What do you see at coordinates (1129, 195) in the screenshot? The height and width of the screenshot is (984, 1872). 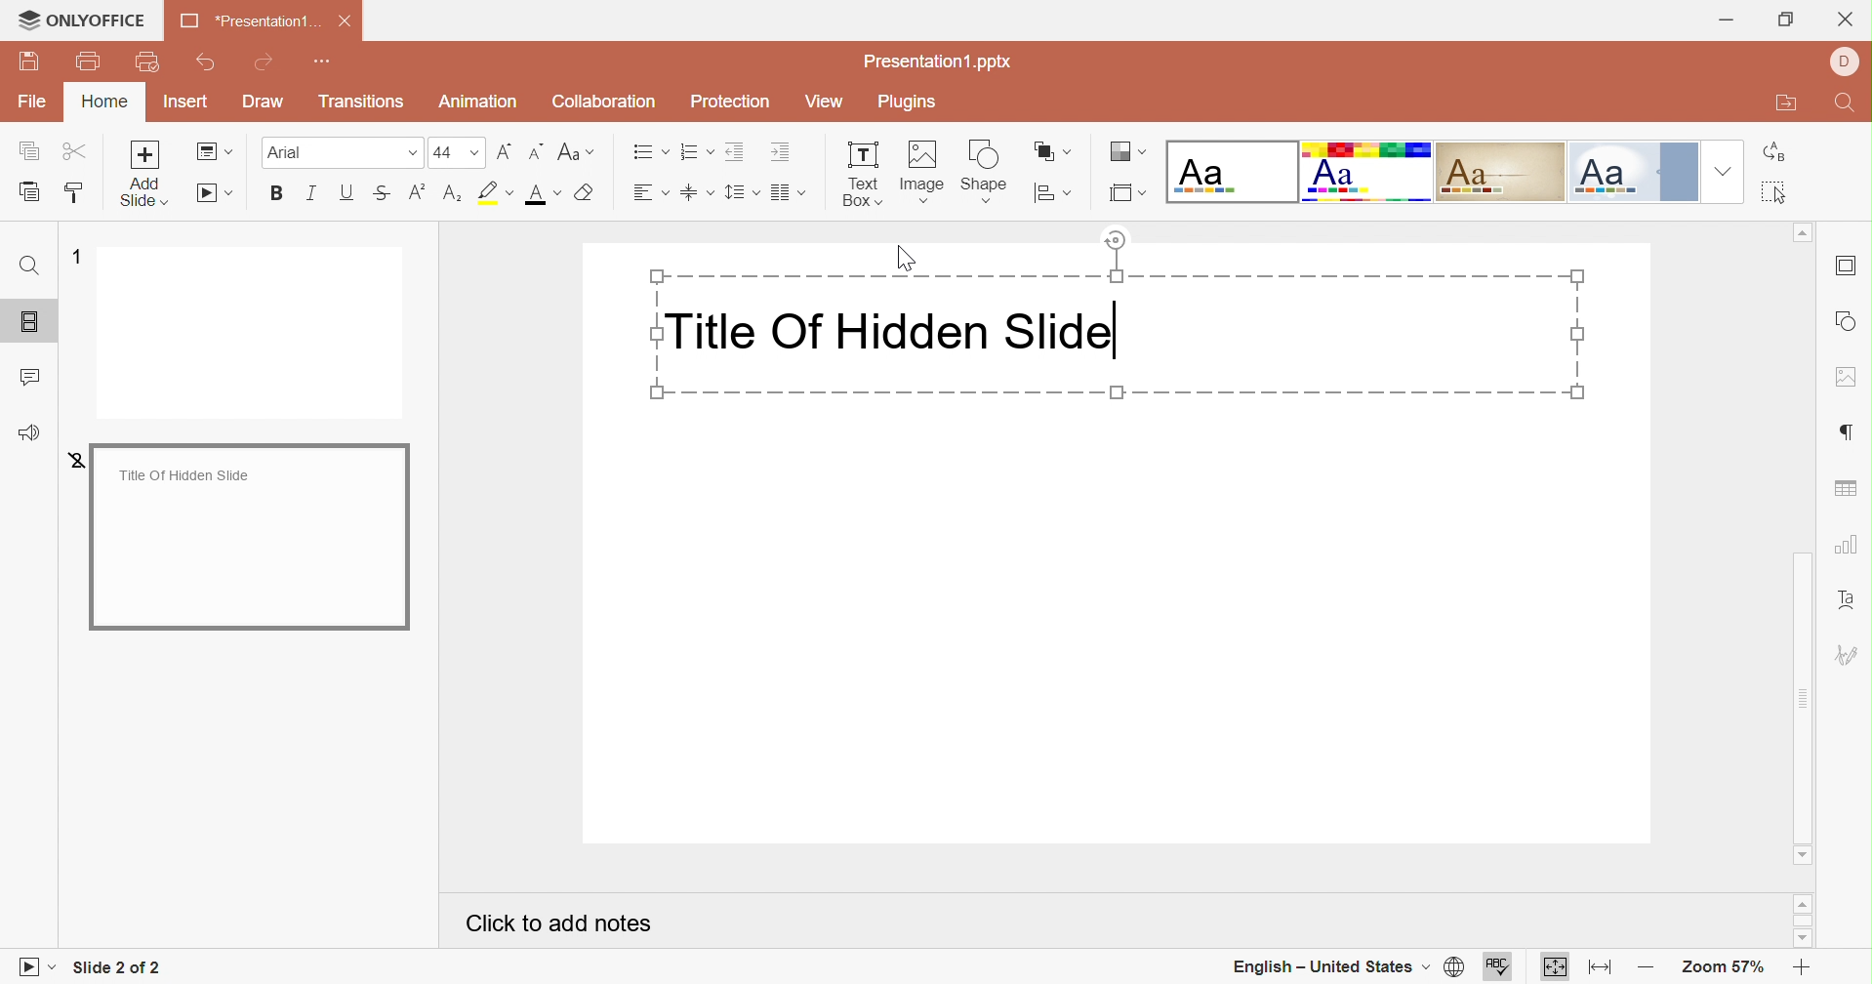 I see `Select slide size` at bounding box center [1129, 195].